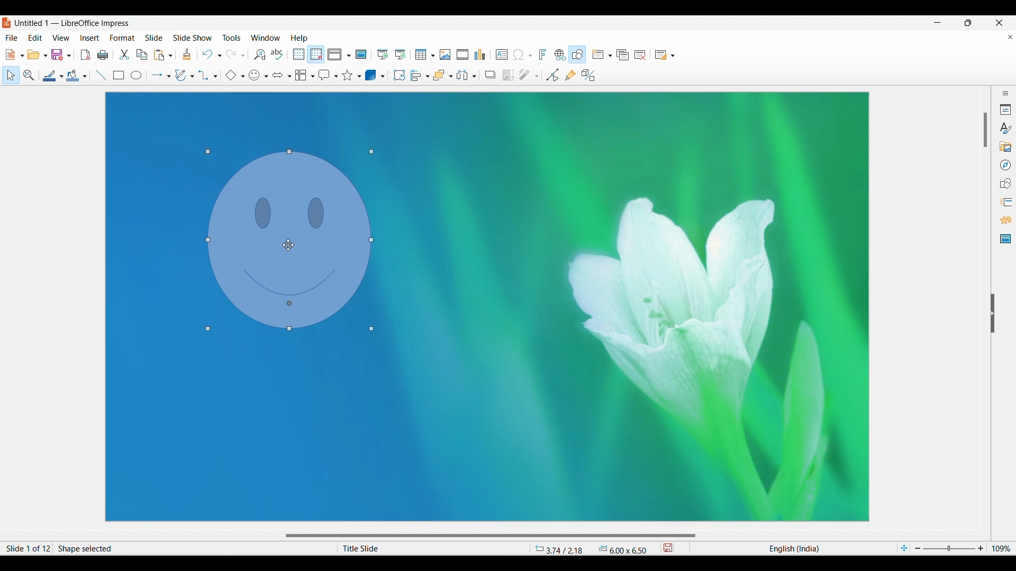 Image resolution: width=1016 pixels, height=571 pixels. What do you see at coordinates (790, 547) in the screenshot?
I see `English (India)` at bounding box center [790, 547].